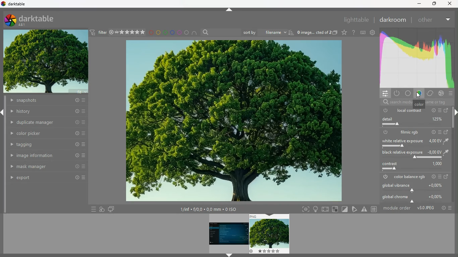  I want to click on power, so click(385, 110).